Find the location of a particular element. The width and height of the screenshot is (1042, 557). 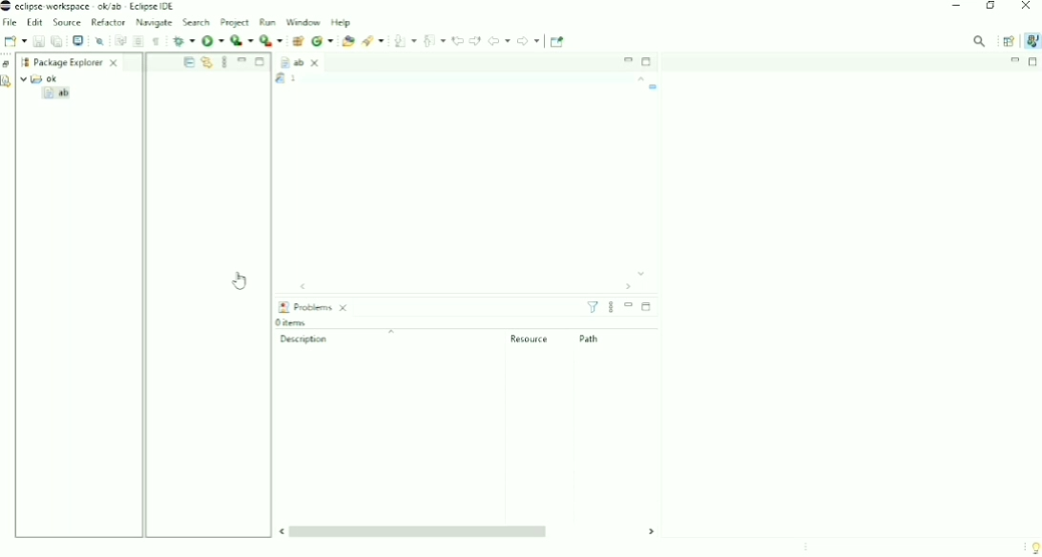

Project is located at coordinates (234, 22).